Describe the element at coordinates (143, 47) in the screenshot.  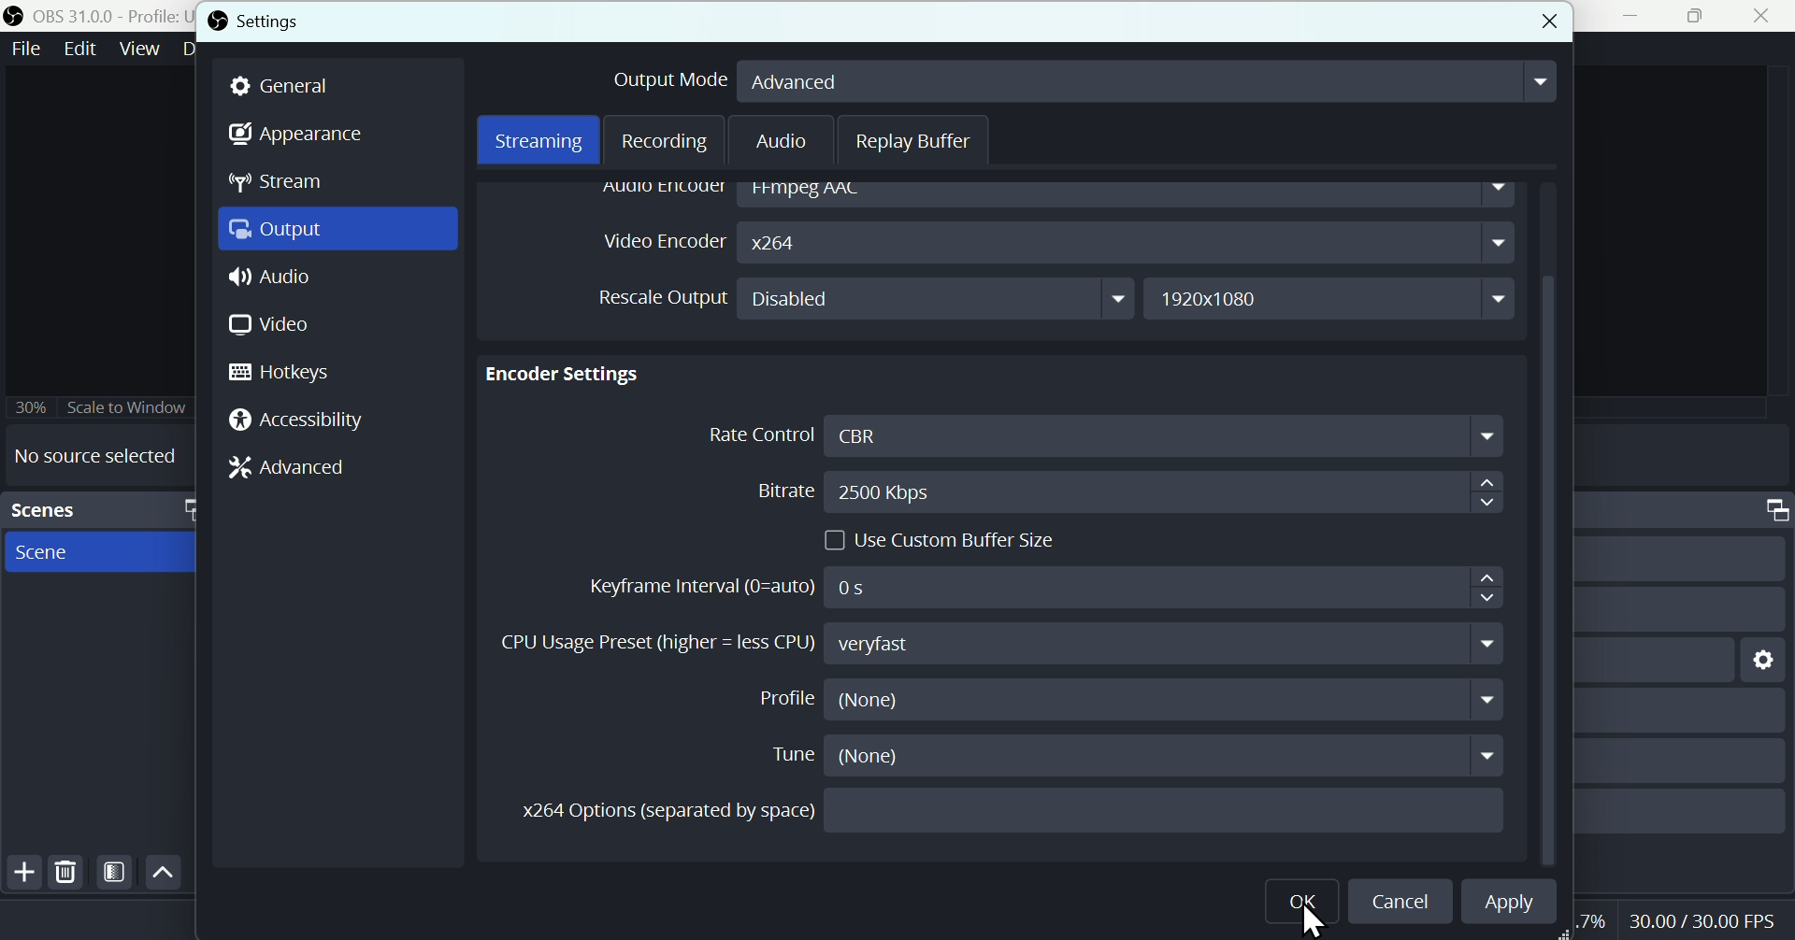
I see `View` at that location.